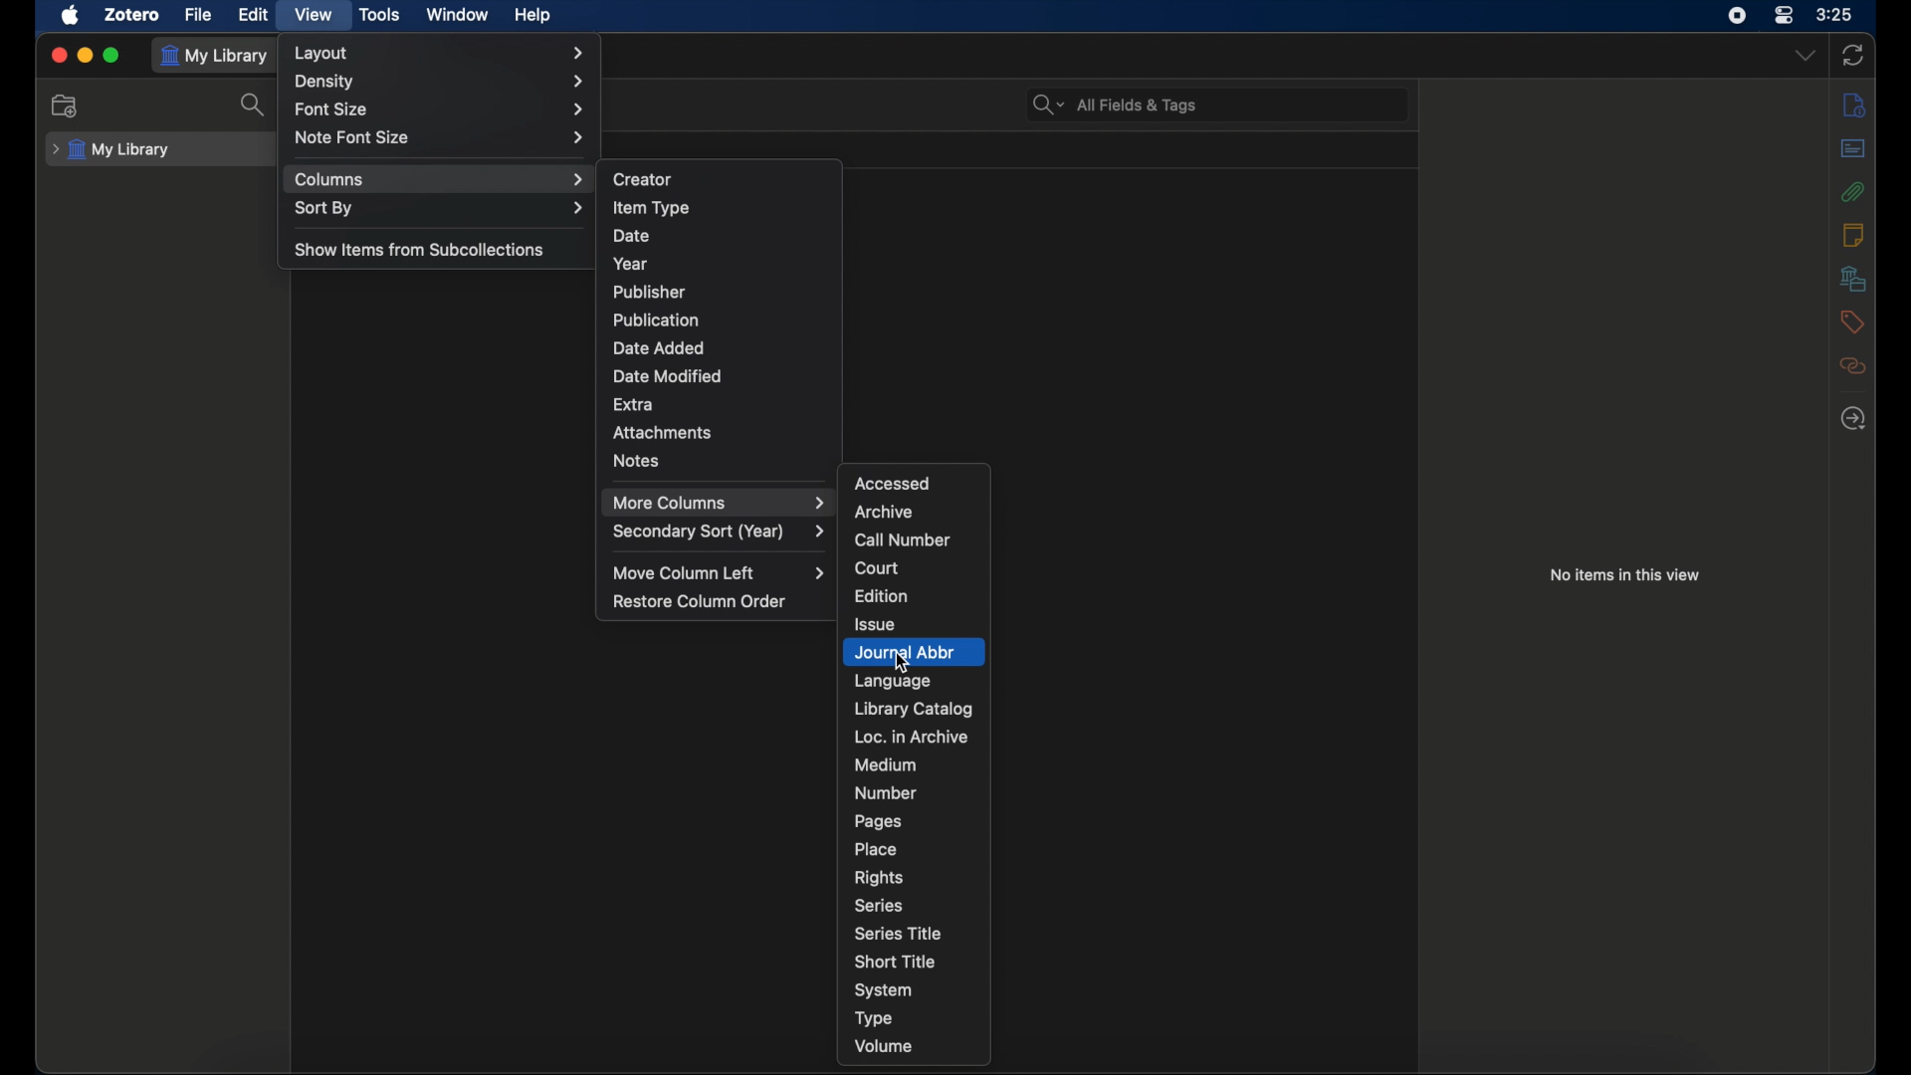 This screenshot has width=1911, height=1075. Describe the element at coordinates (910, 738) in the screenshot. I see `loc. in archive` at that location.